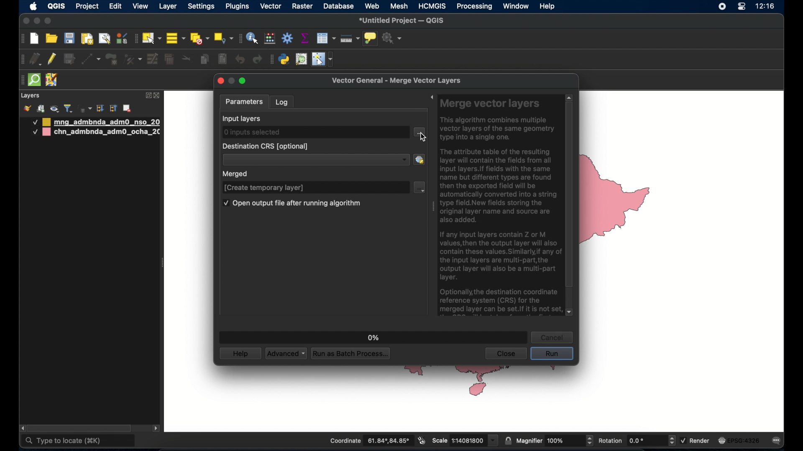 The height and width of the screenshot is (451, 803). I want to click on 0 inputs selected, so click(251, 132).